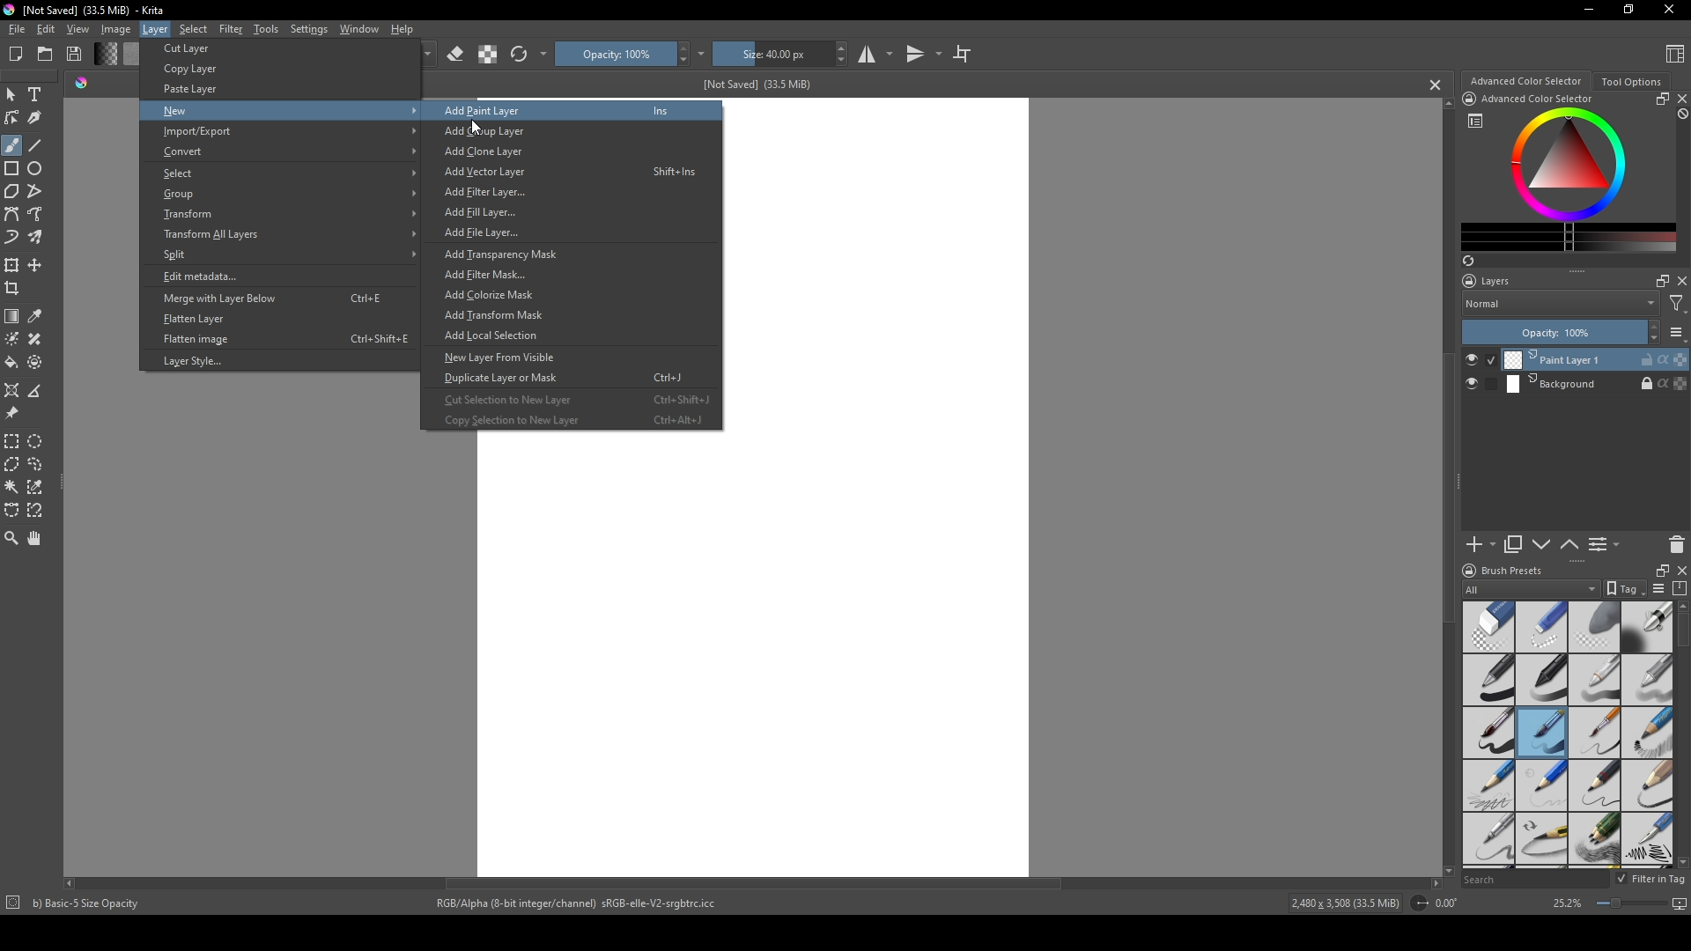 Image resolution: width=1691 pixels, height=951 pixels. I want to click on pencil, so click(1542, 840).